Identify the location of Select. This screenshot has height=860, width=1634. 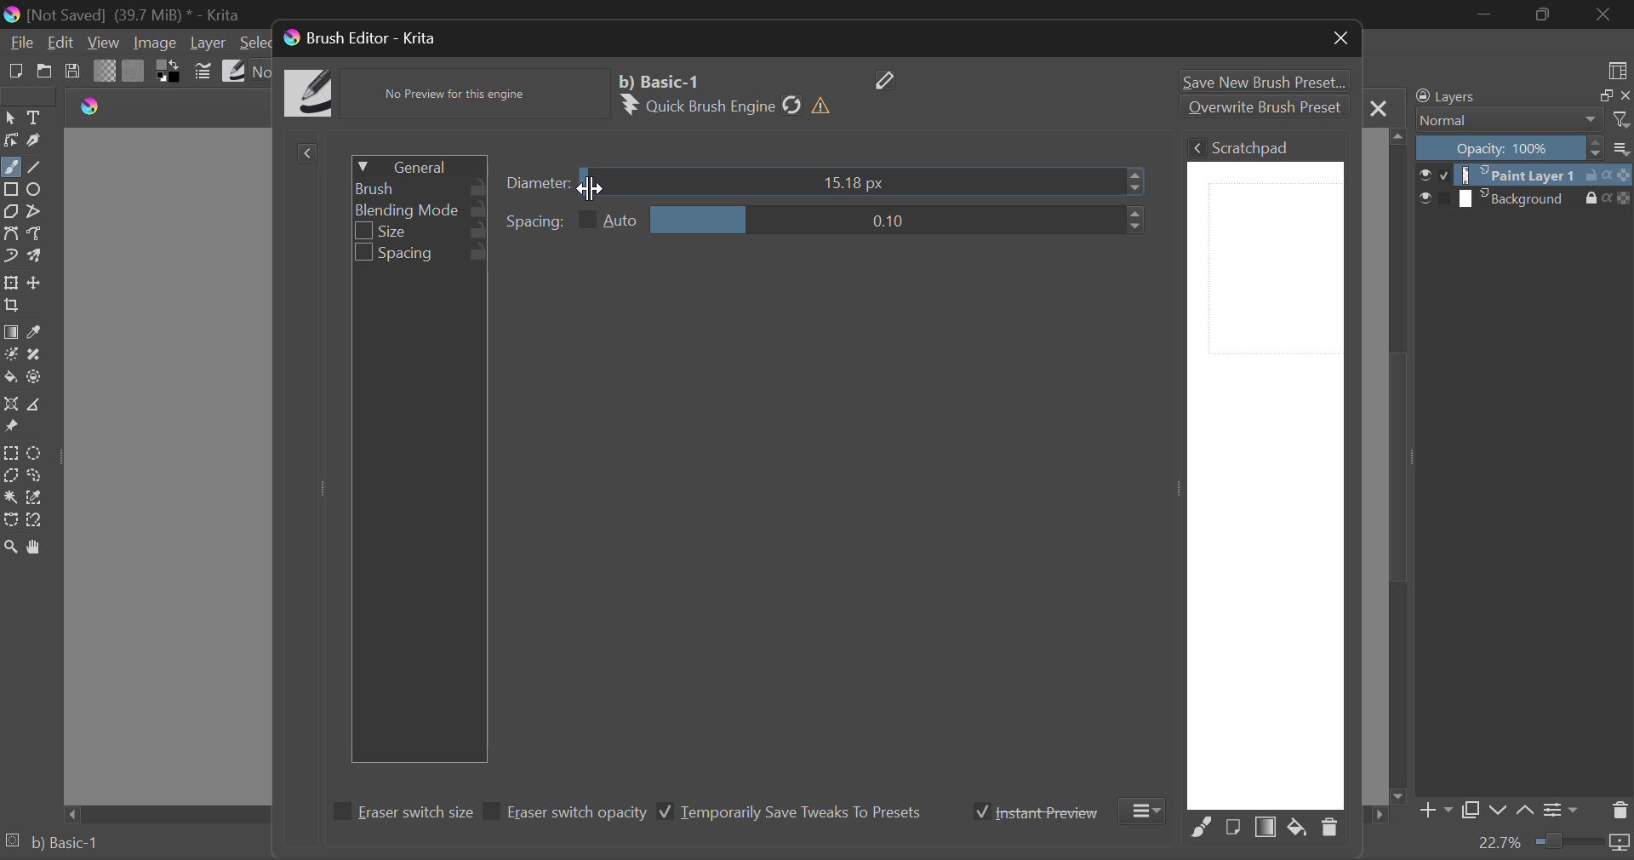
(252, 45).